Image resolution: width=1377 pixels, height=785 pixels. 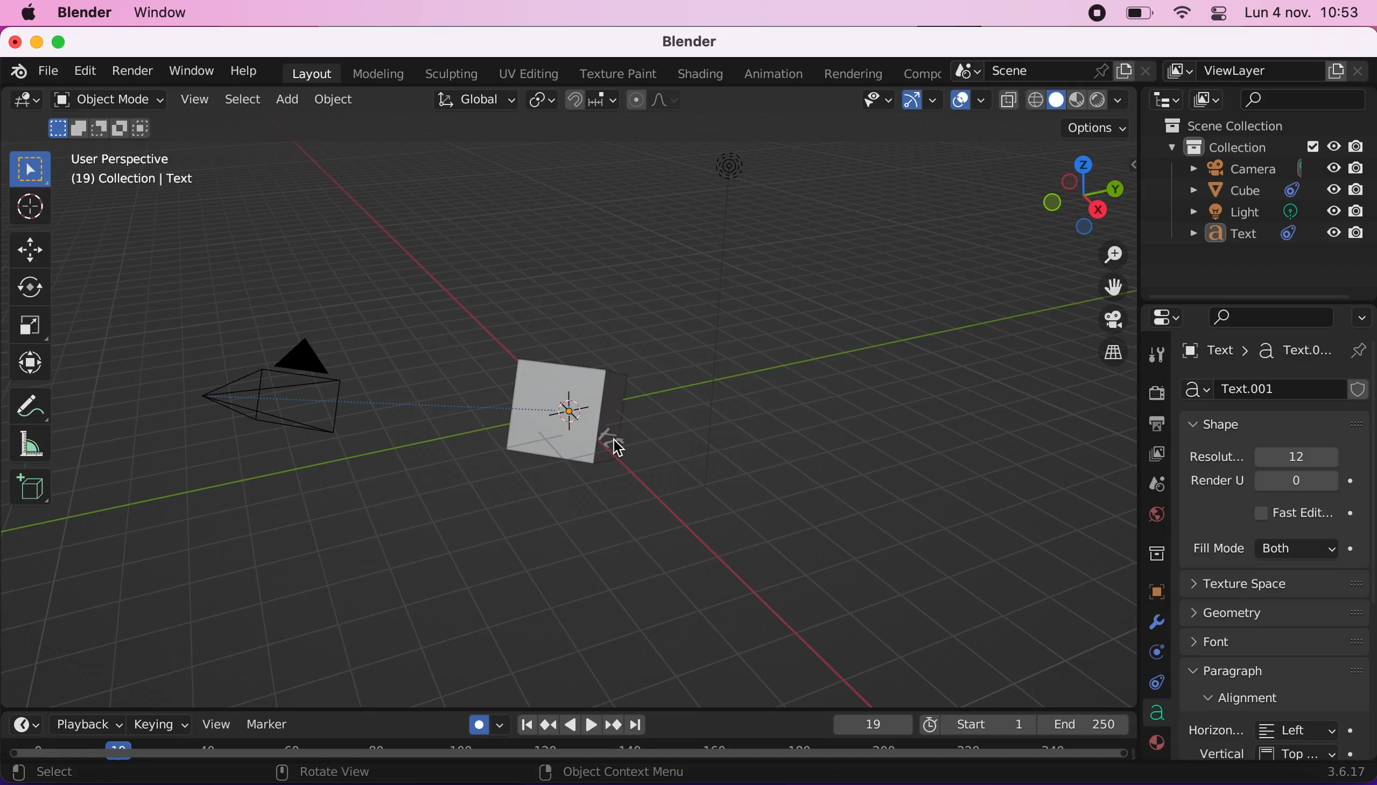 What do you see at coordinates (481, 722) in the screenshot?
I see `auto keying` at bounding box center [481, 722].